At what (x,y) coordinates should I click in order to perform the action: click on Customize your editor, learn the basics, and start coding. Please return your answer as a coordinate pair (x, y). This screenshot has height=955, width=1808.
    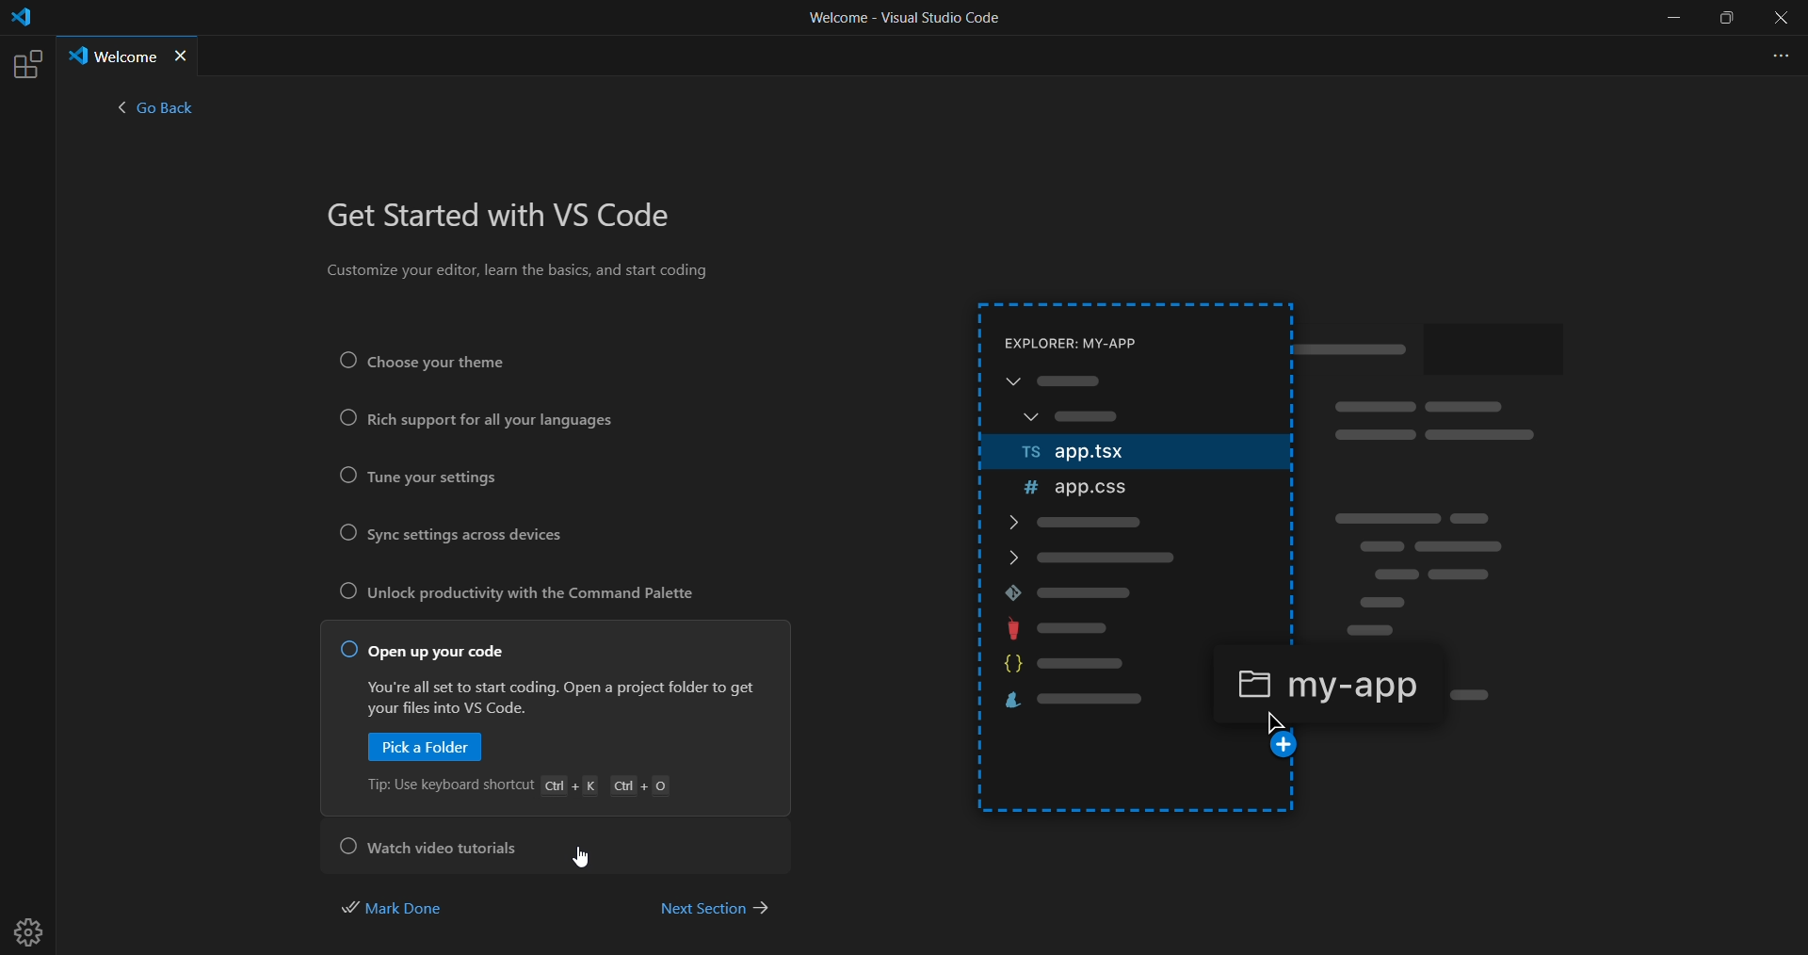
    Looking at the image, I should click on (522, 274).